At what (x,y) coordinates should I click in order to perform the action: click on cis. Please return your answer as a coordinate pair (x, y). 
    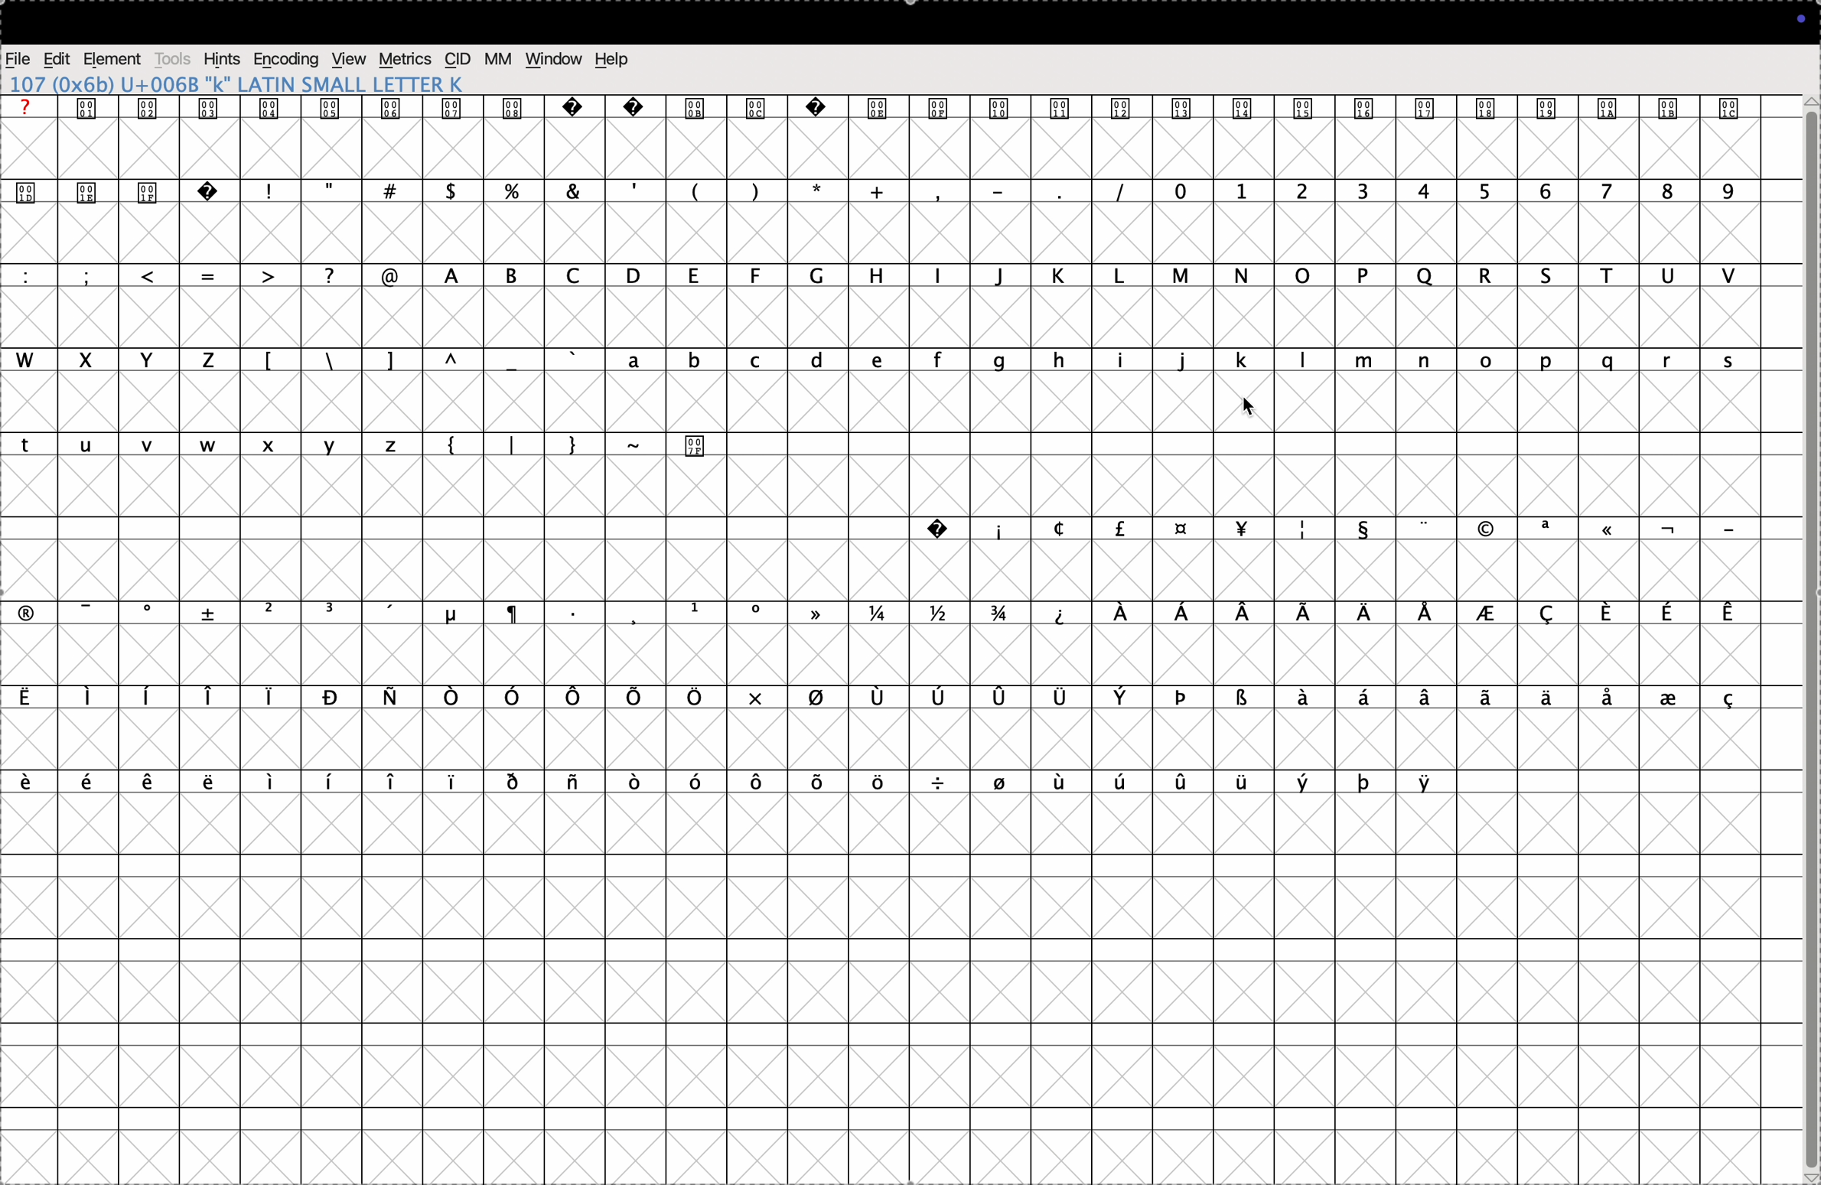
    Looking at the image, I should click on (458, 60).